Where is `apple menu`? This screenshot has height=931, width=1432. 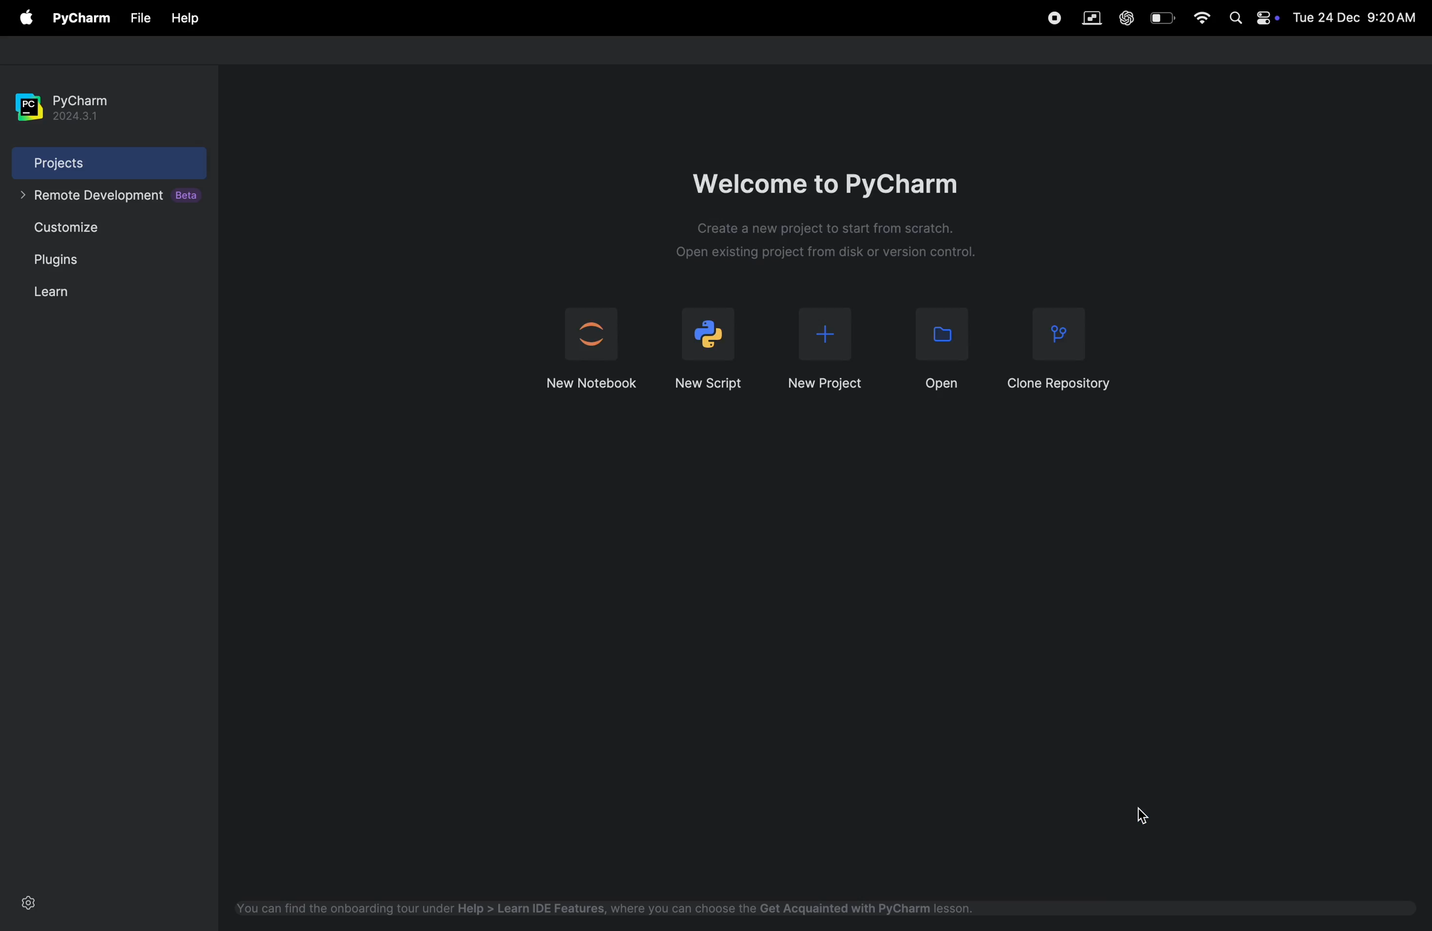
apple menu is located at coordinates (28, 19).